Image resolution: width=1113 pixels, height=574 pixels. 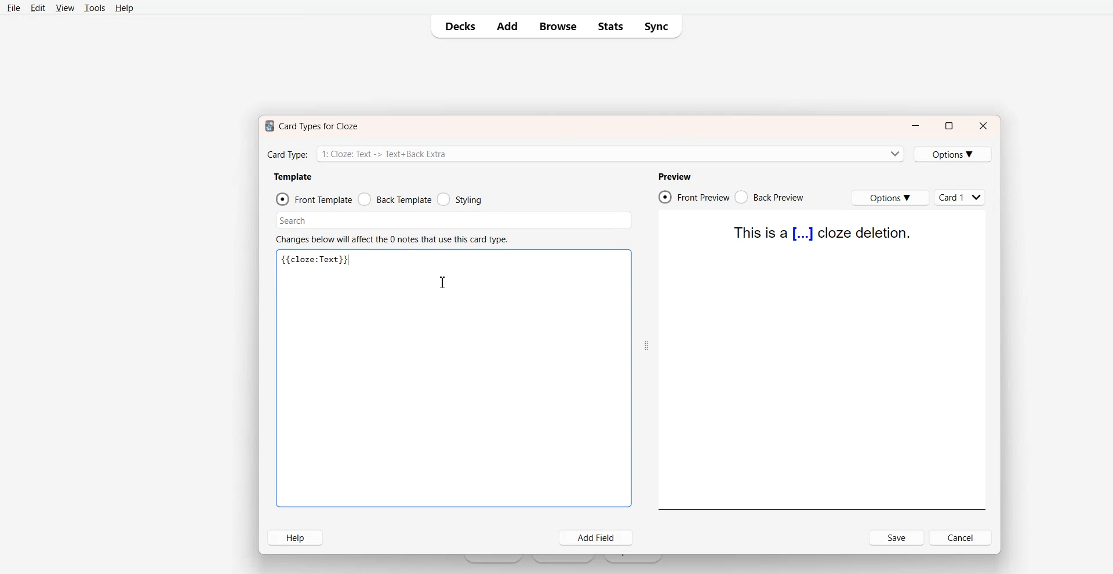 What do you see at coordinates (771, 197) in the screenshot?
I see `Back Preview` at bounding box center [771, 197].